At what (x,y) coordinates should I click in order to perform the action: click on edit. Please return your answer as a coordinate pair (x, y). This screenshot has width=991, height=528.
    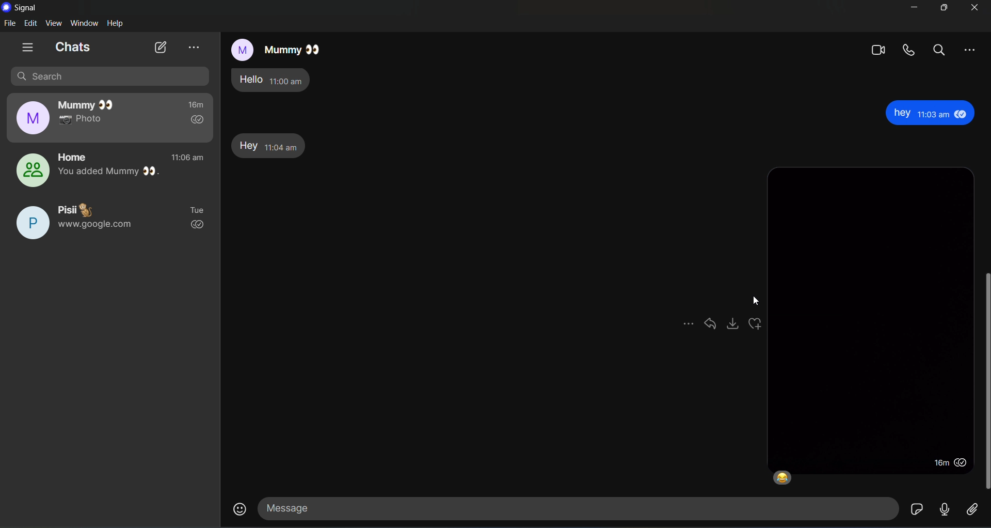
    Looking at the image, I should click on (31, 23).